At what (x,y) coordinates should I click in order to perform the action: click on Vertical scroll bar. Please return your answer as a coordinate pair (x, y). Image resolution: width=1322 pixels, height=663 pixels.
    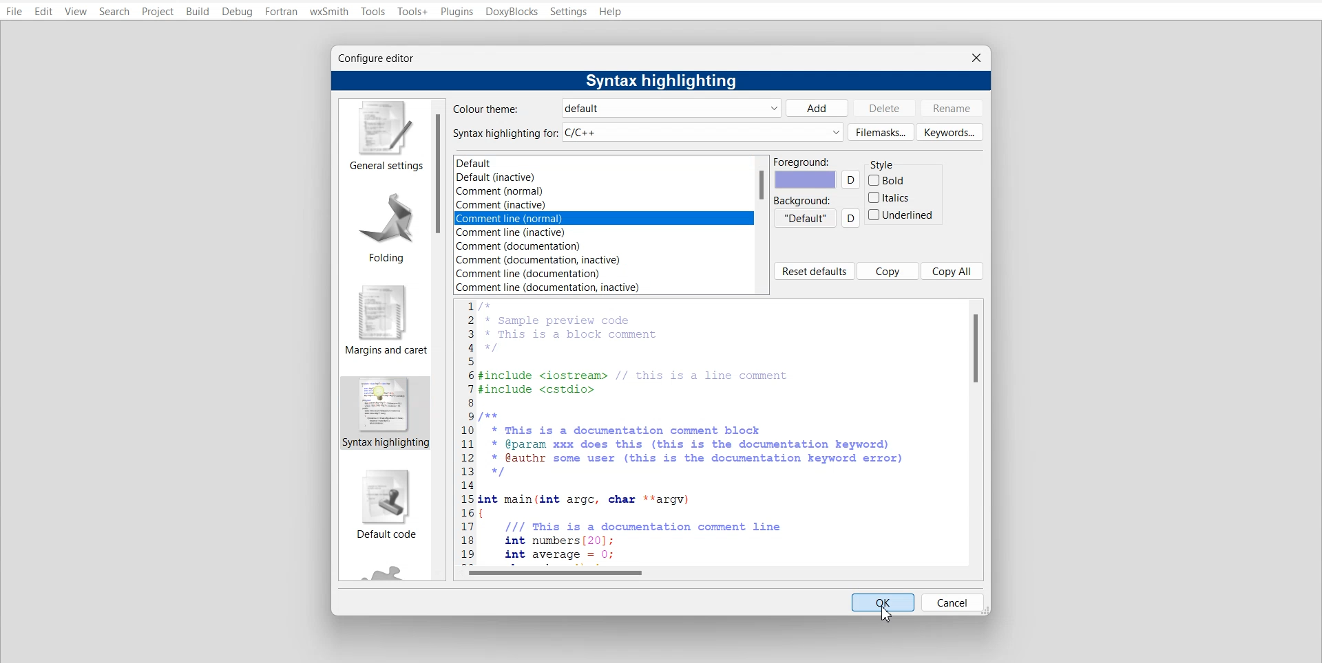
    Looking at the image, I should click on (440, 340).